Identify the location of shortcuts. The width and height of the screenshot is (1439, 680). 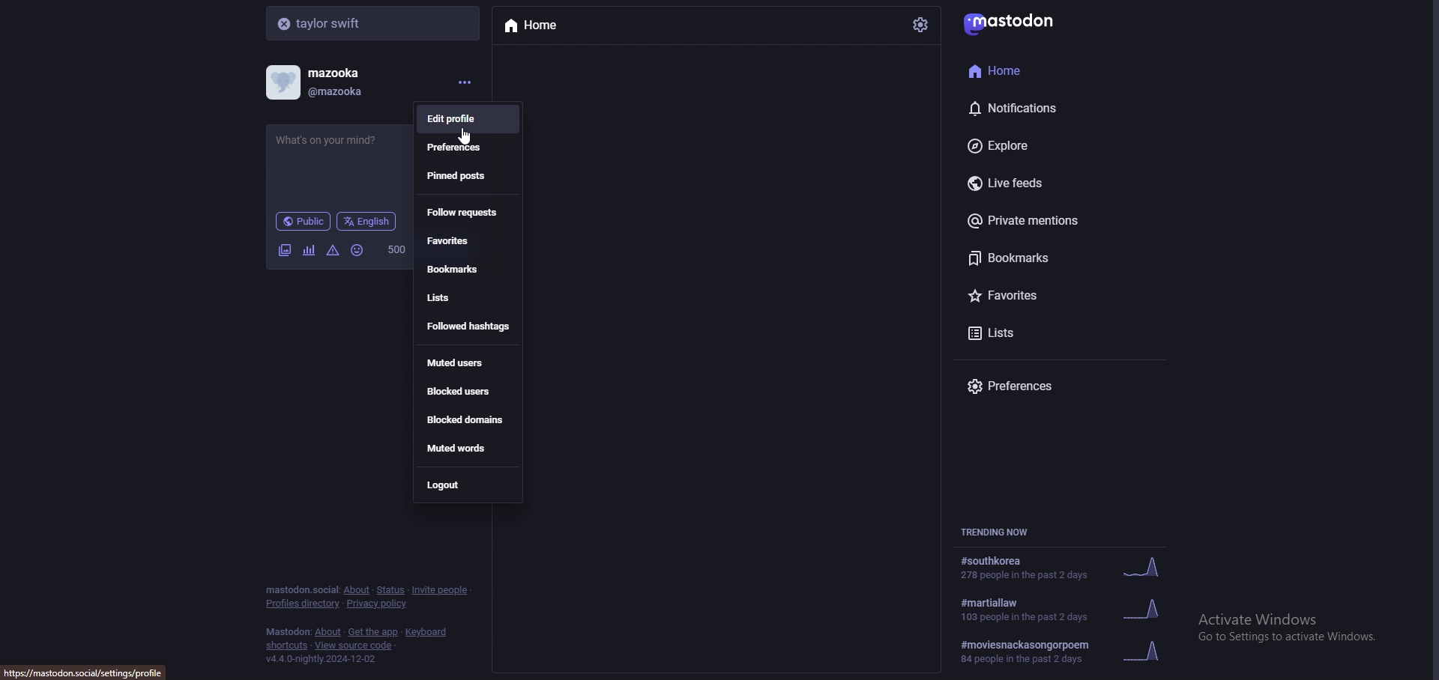
(287, 646).